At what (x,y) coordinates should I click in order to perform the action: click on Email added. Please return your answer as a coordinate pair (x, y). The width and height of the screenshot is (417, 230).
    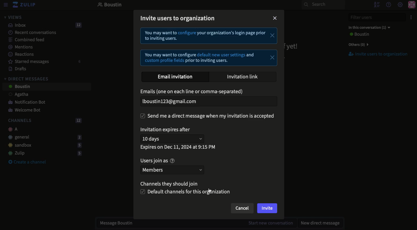
    Looking at the image, I should click on (209, 100).